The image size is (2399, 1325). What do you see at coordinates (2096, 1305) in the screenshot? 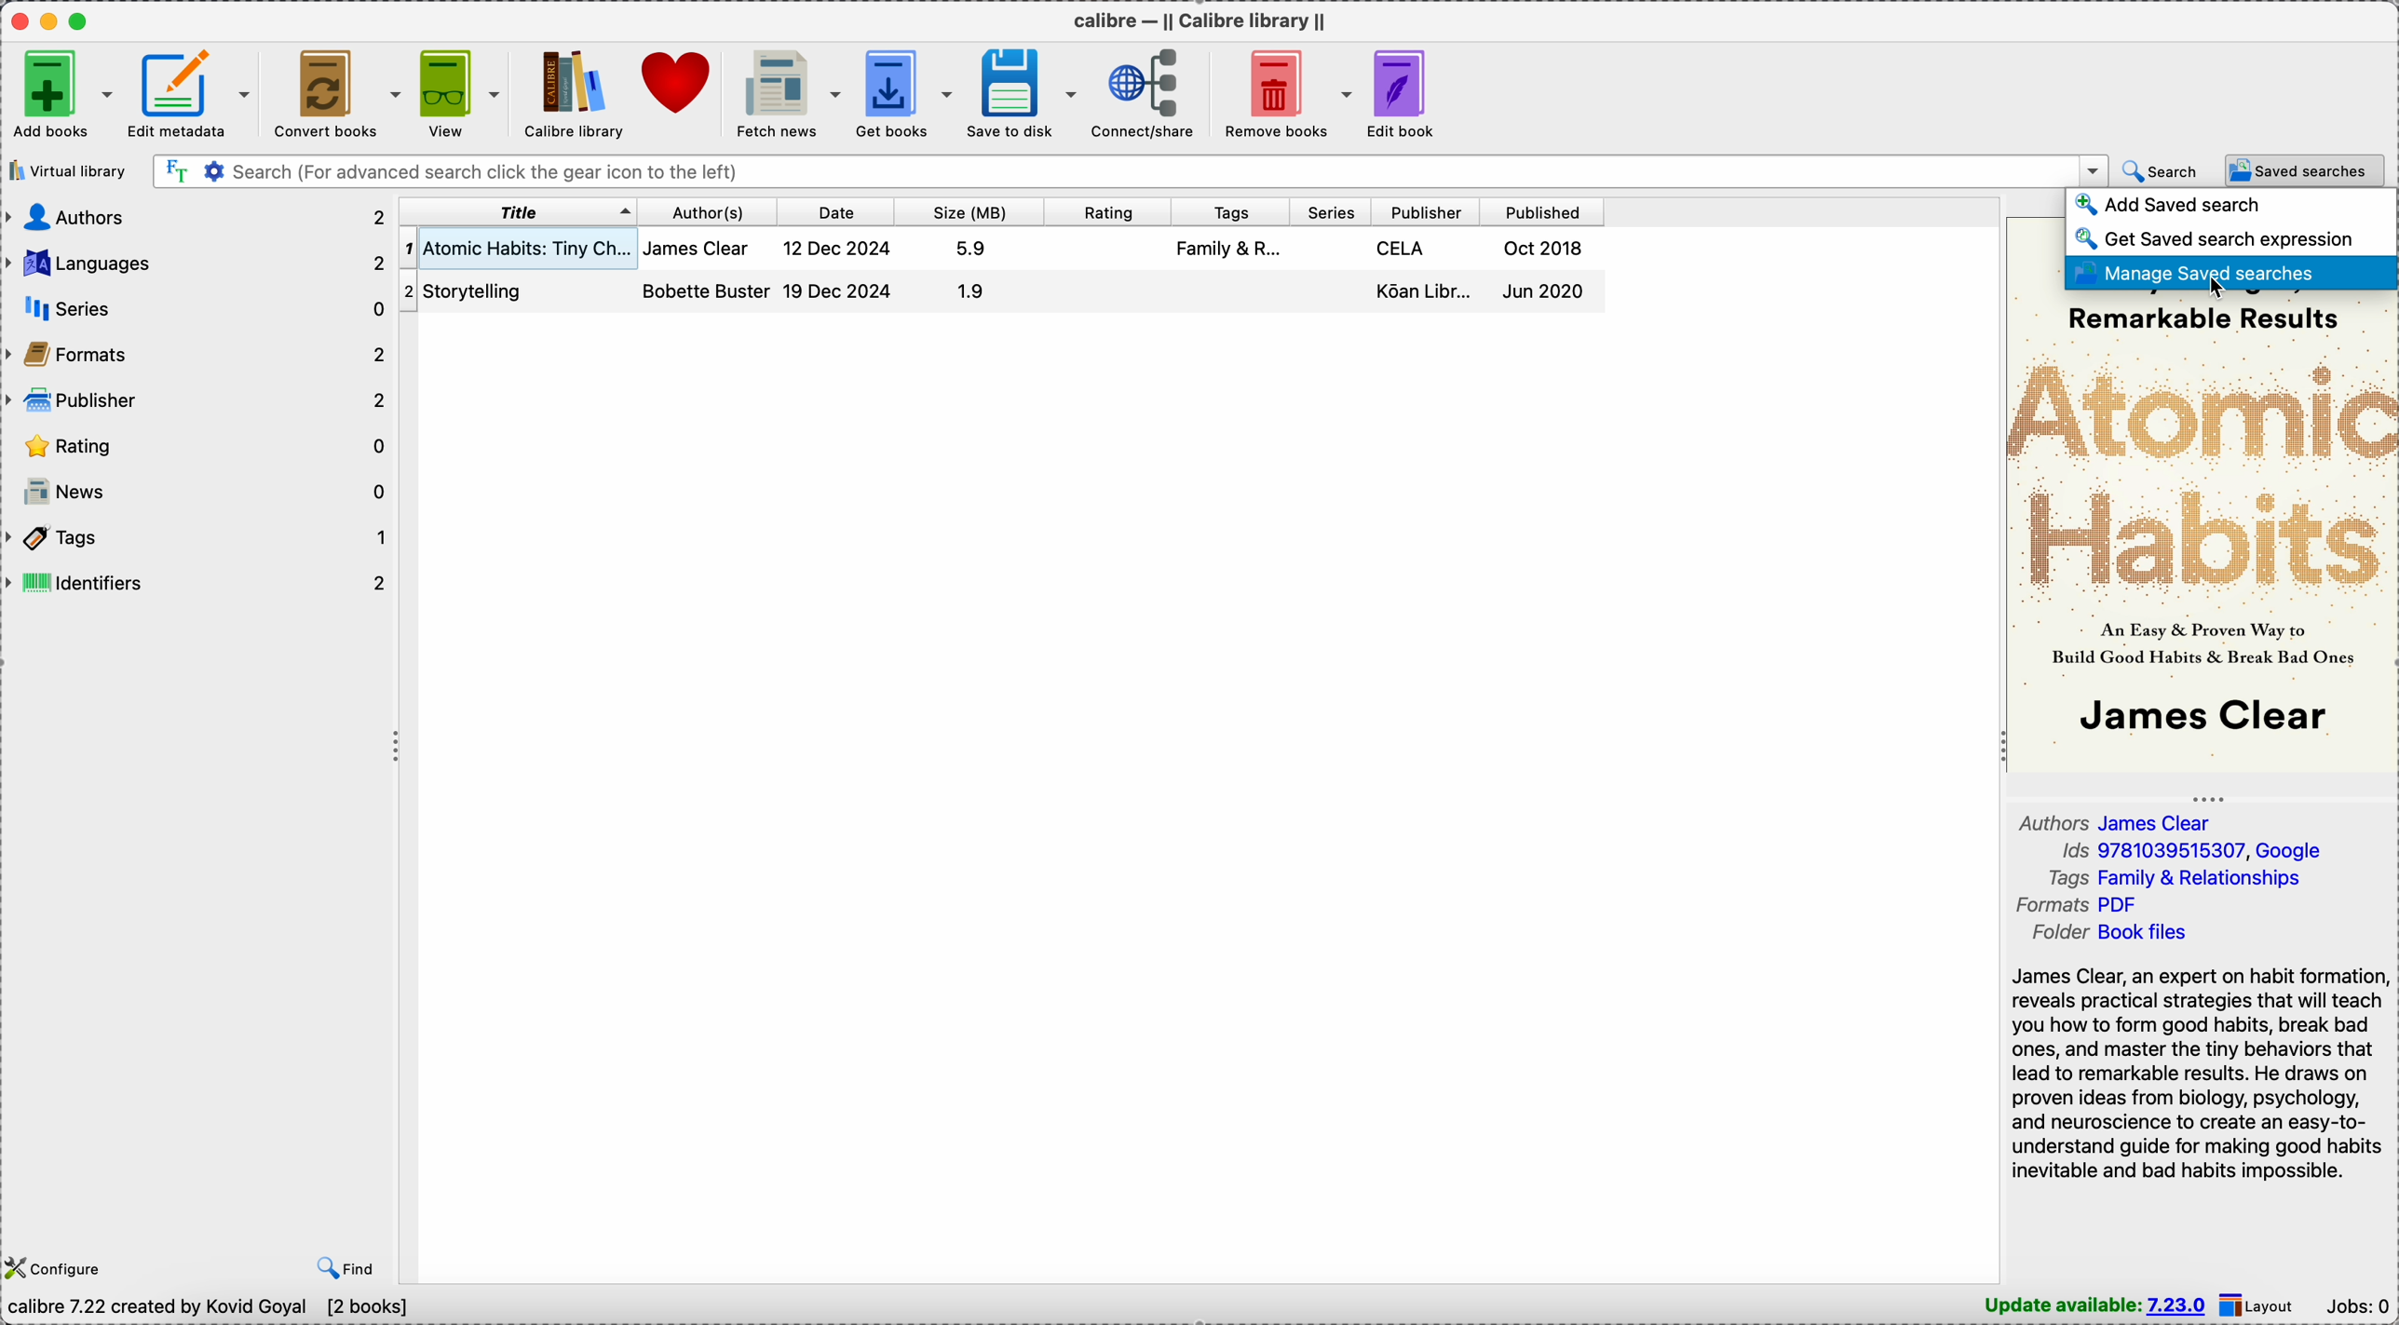
I see `update available` at bounding box center [2096, 1305].